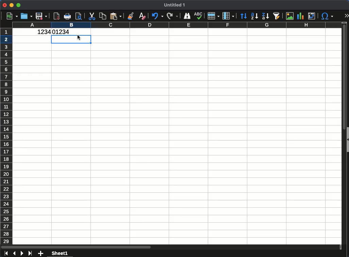 The width and height of the screenshot is (349, 257). What do you see at coordinates (62, 32) in the screenshot?
I see `01234` at bounding box center [62, 32].